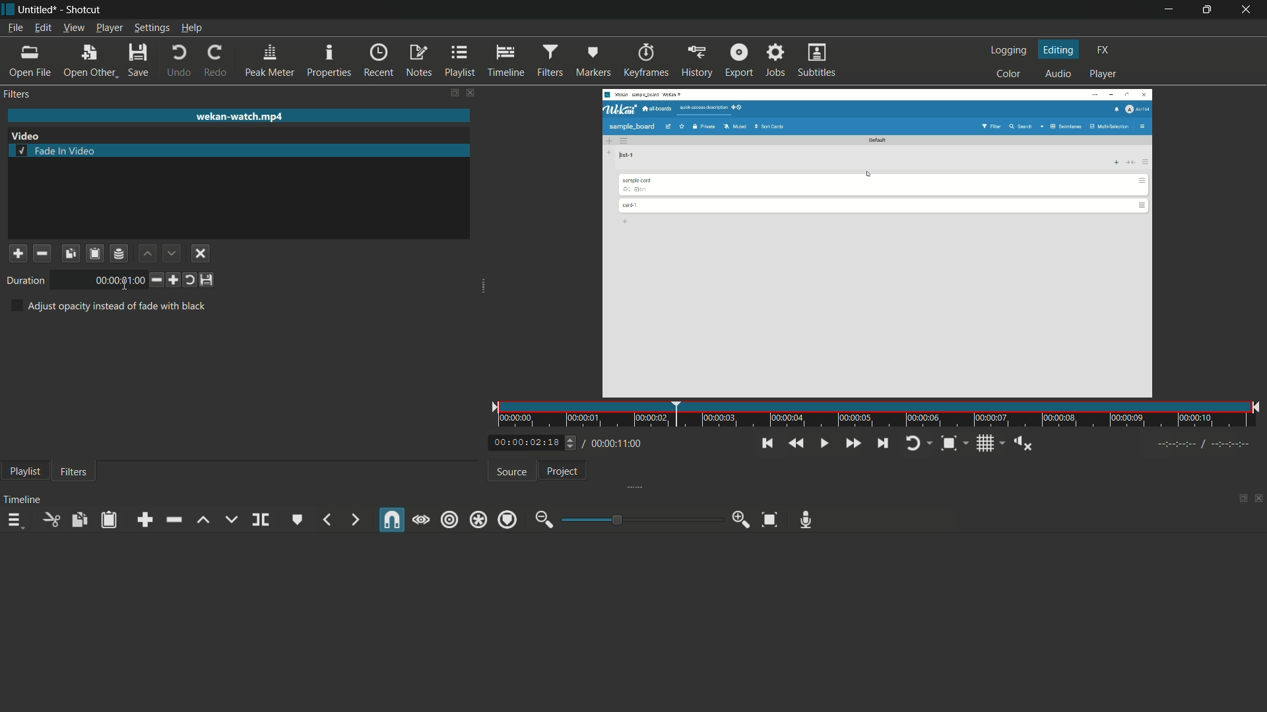 The height and width of the screenshot is (712, 1267). I want to click on file menu, so click(14, 28).